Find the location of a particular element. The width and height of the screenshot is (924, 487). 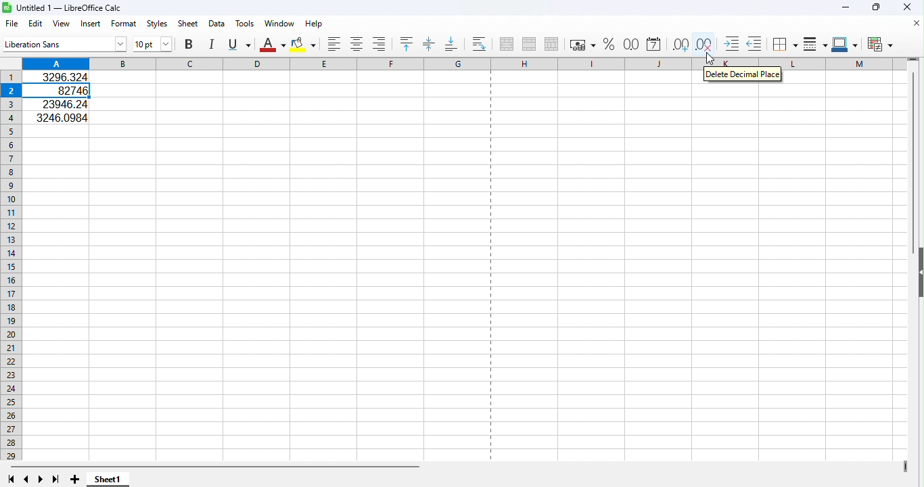

Delete Decimal Place is located at coordinates (742, 75).